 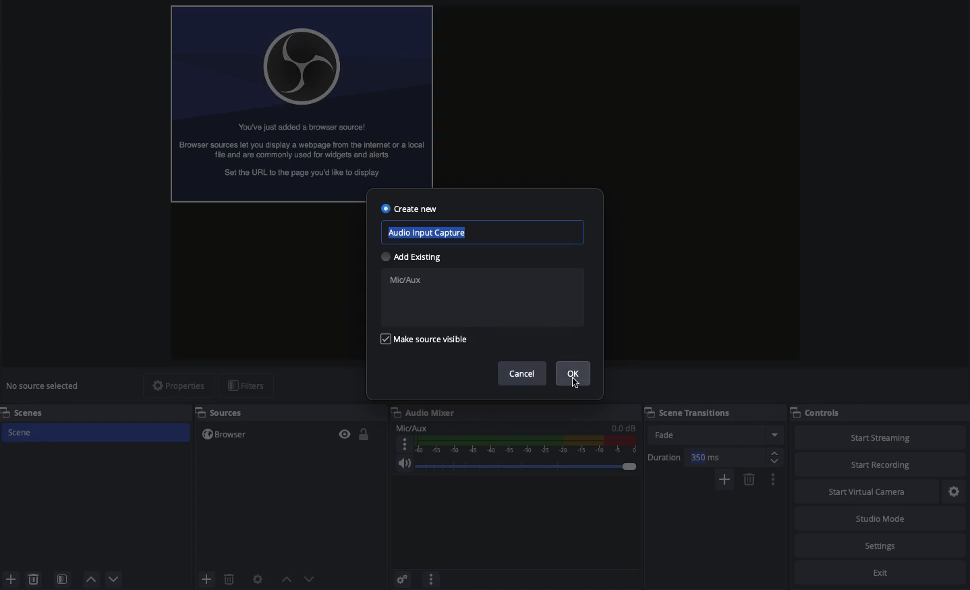 What do you see at coordinates (878, 464) in the screenshot?
I see `Start recording` at bounding box center [878, 464].